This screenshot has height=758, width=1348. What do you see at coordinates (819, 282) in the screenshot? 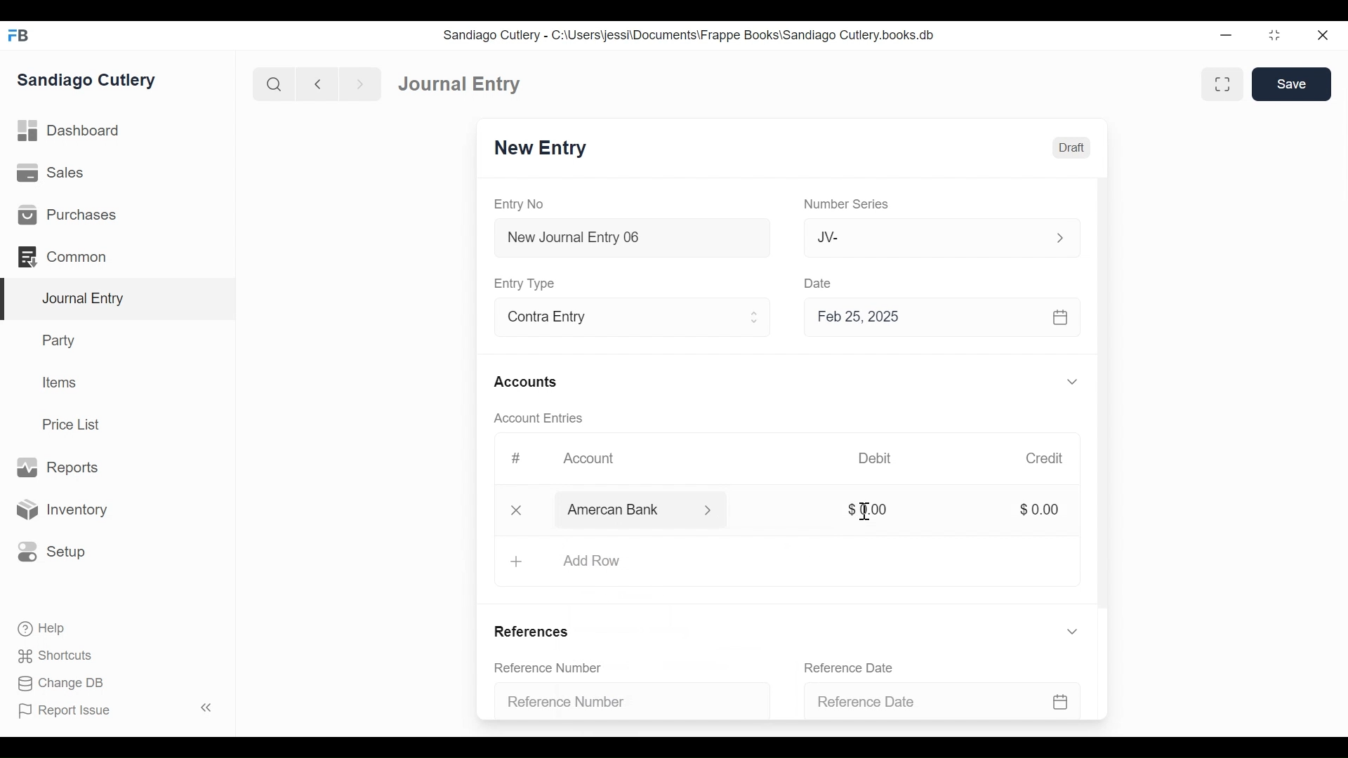
I see `Date` at bounding box center [819, 282].